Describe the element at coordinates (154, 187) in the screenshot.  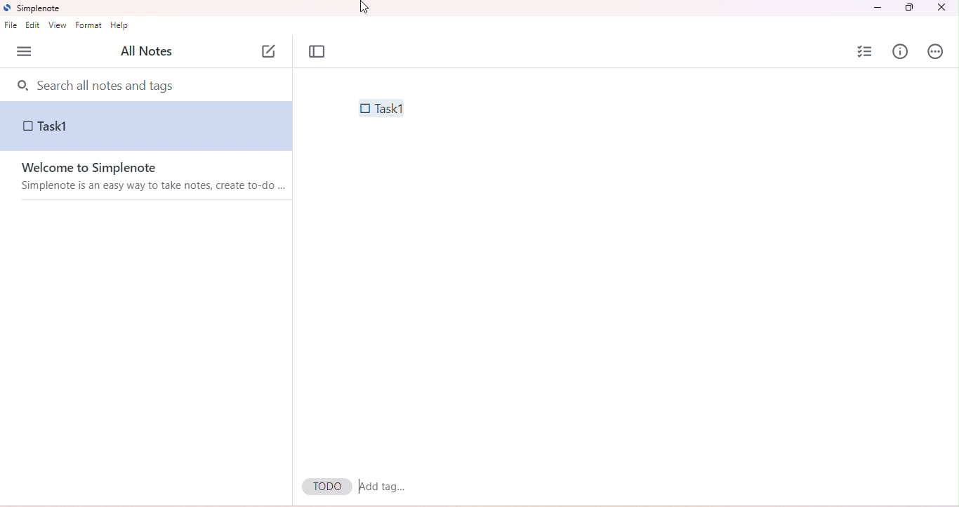
I see `simplenote is an easy way to take notes,create to do` at that location.